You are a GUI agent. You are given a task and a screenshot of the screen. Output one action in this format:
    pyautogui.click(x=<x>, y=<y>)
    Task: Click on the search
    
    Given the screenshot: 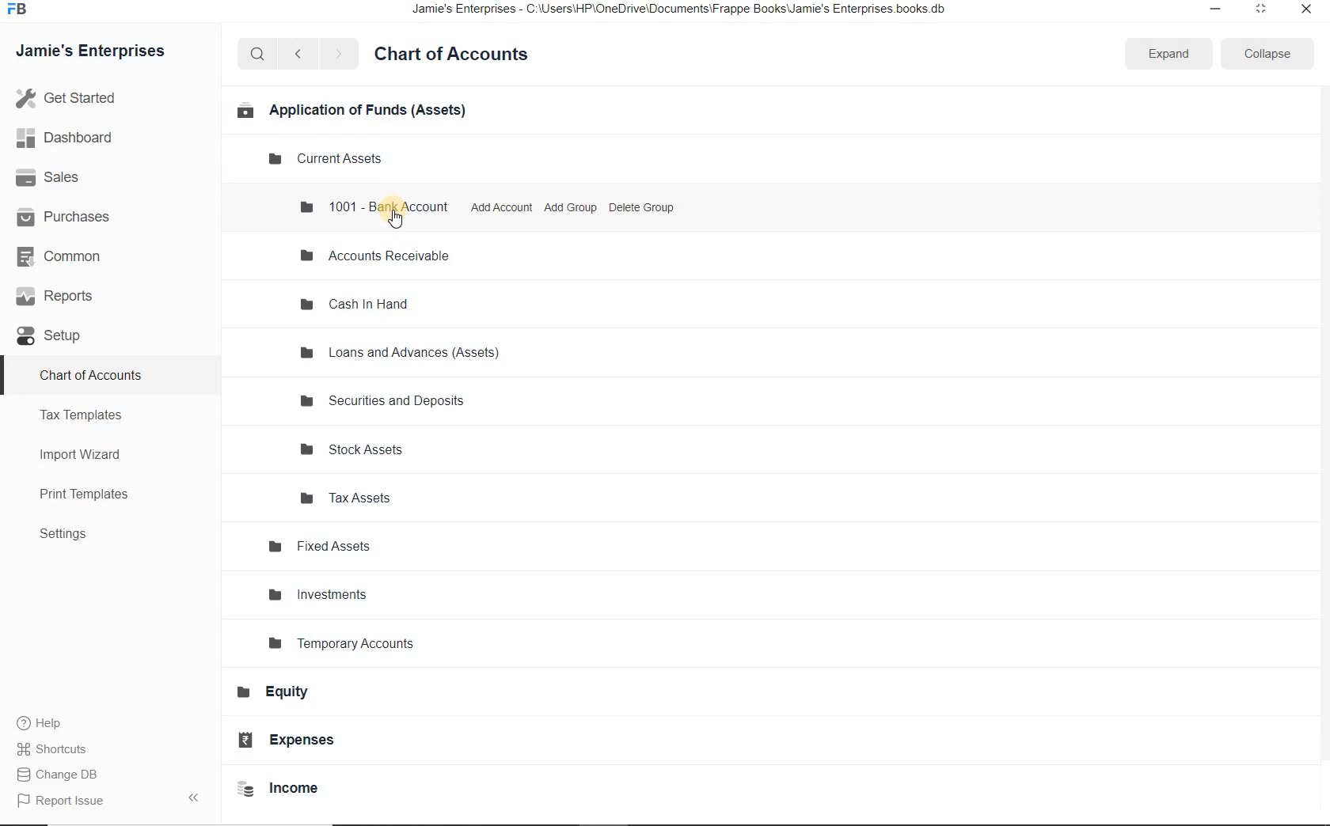 What is the action you would take?
    pyautogui.click(x=257, y=54)
    